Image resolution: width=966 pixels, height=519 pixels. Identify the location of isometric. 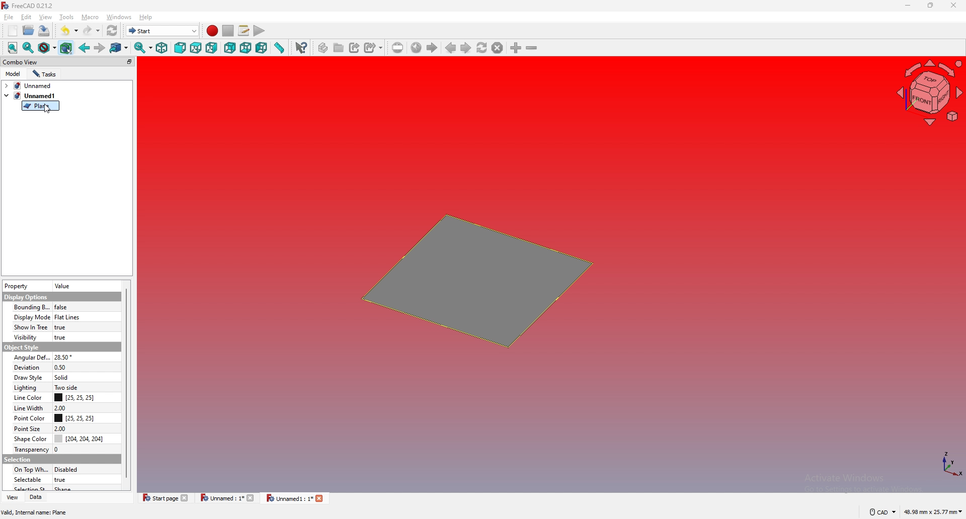
(162, 48).